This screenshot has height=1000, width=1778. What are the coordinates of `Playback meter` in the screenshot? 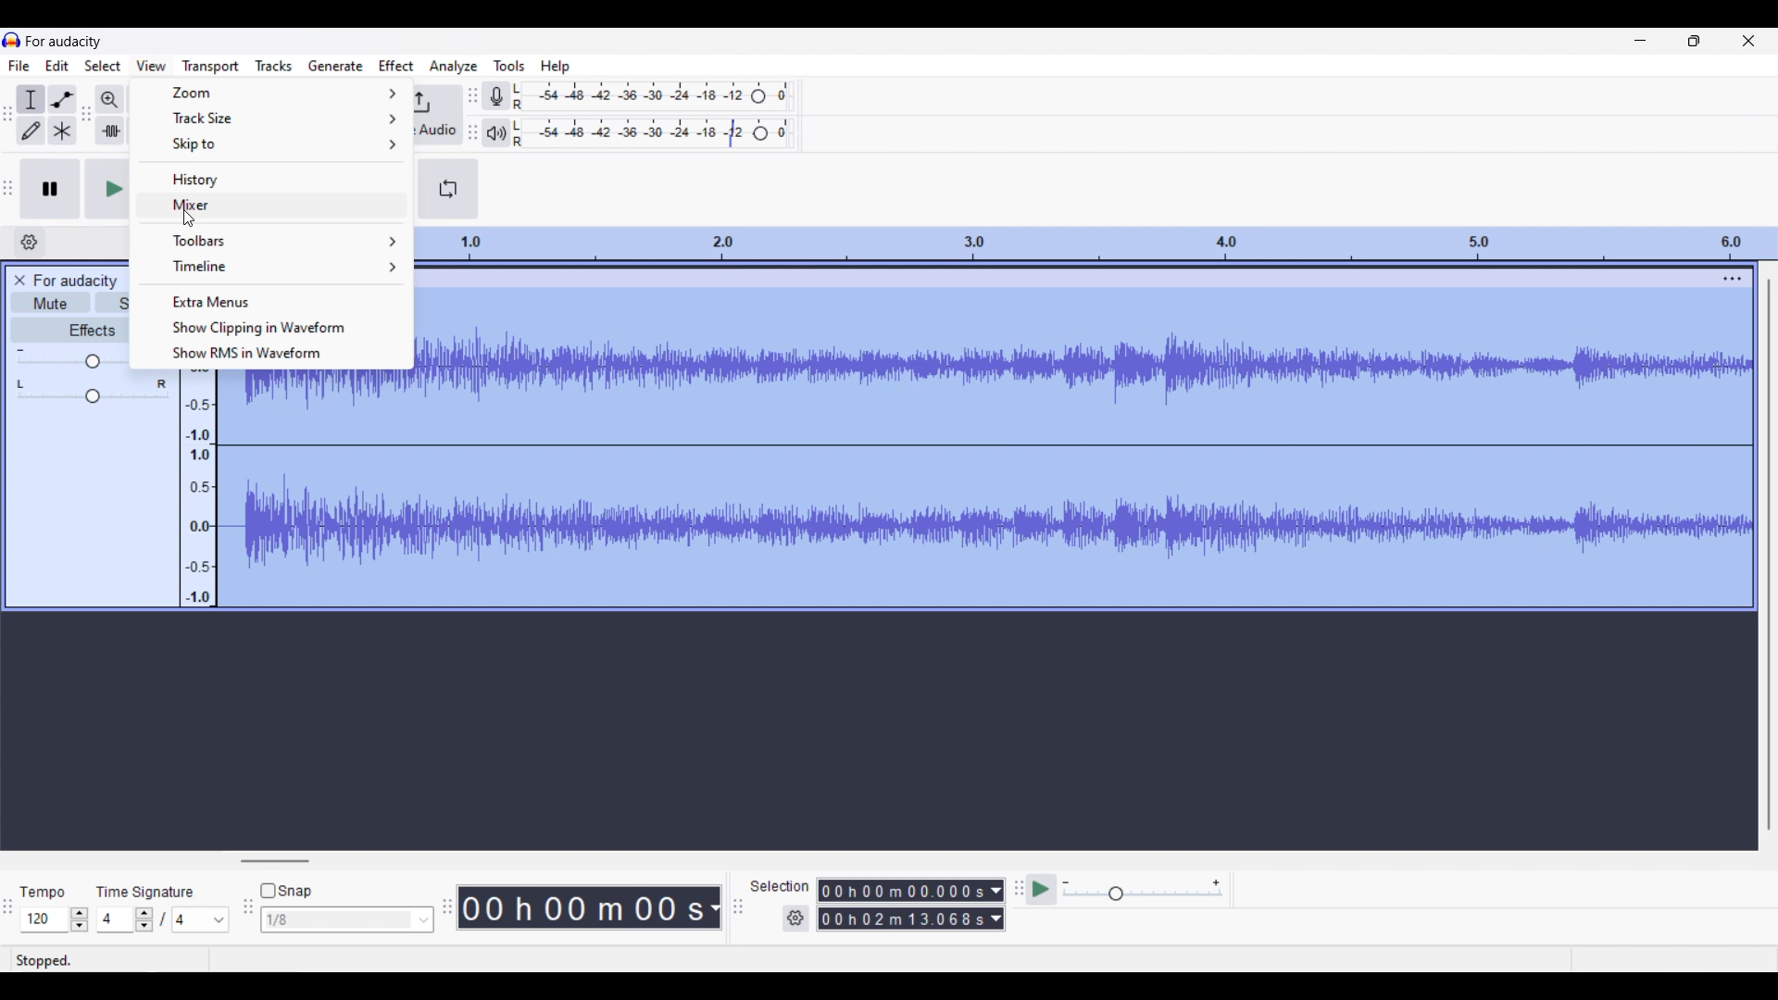 It's located at (495, 132).